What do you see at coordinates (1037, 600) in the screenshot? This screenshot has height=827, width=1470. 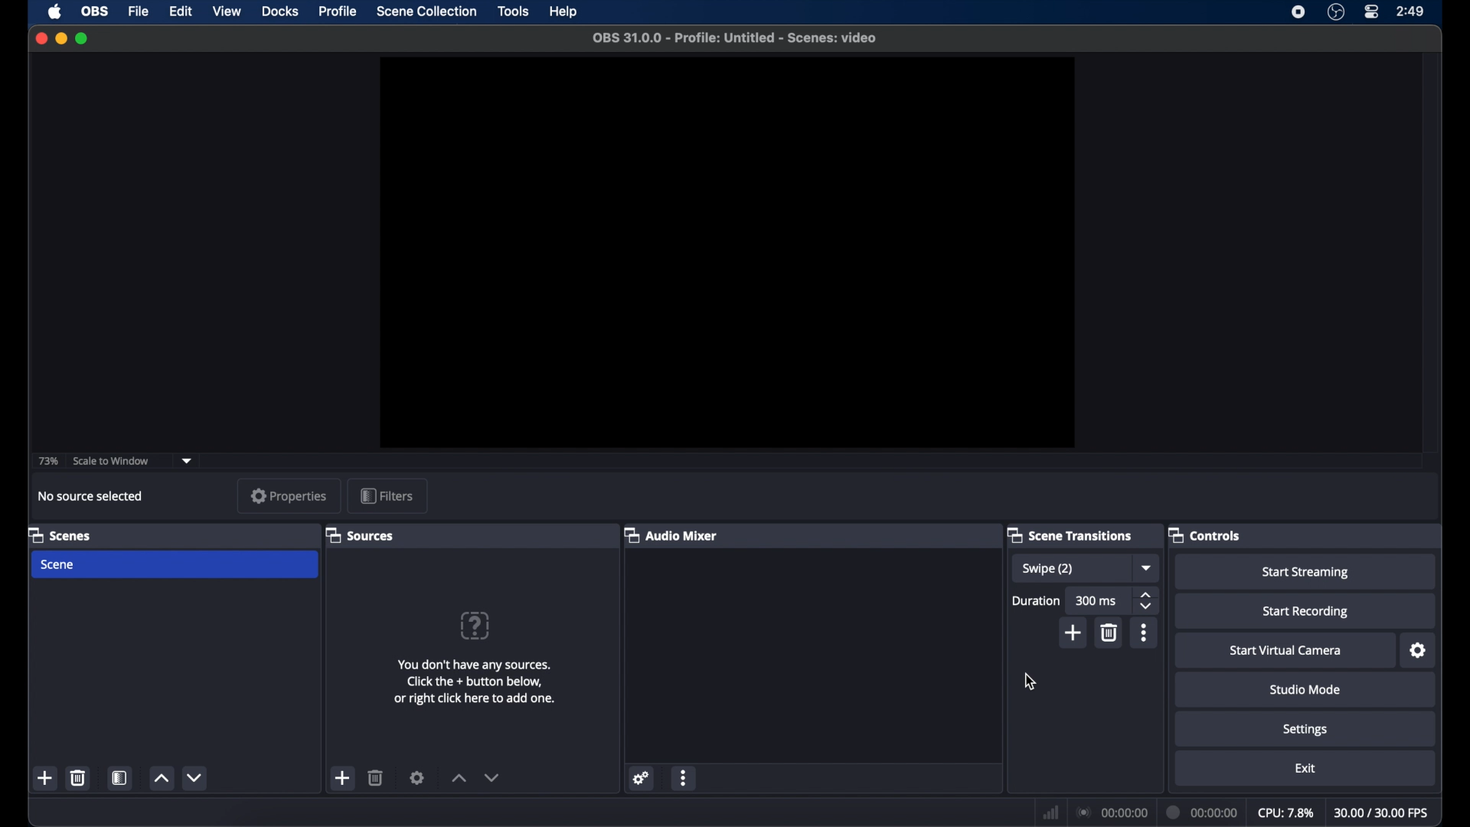 I see `duration` at bounding box center [1037, 600].